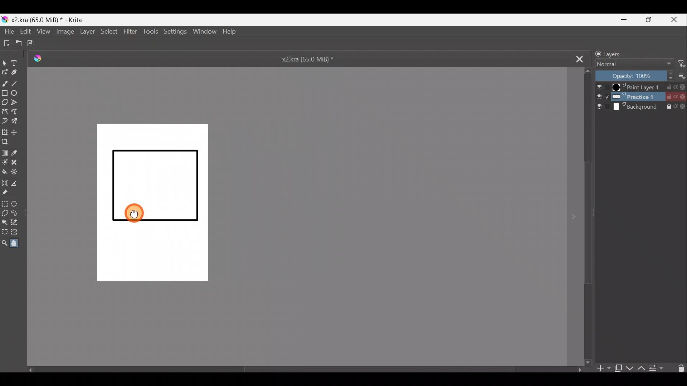 The width and height of the screenshot is (687, 386). Describe the element at coordinates (157, 203) in the screenshot. I see `Canvas` at that location.